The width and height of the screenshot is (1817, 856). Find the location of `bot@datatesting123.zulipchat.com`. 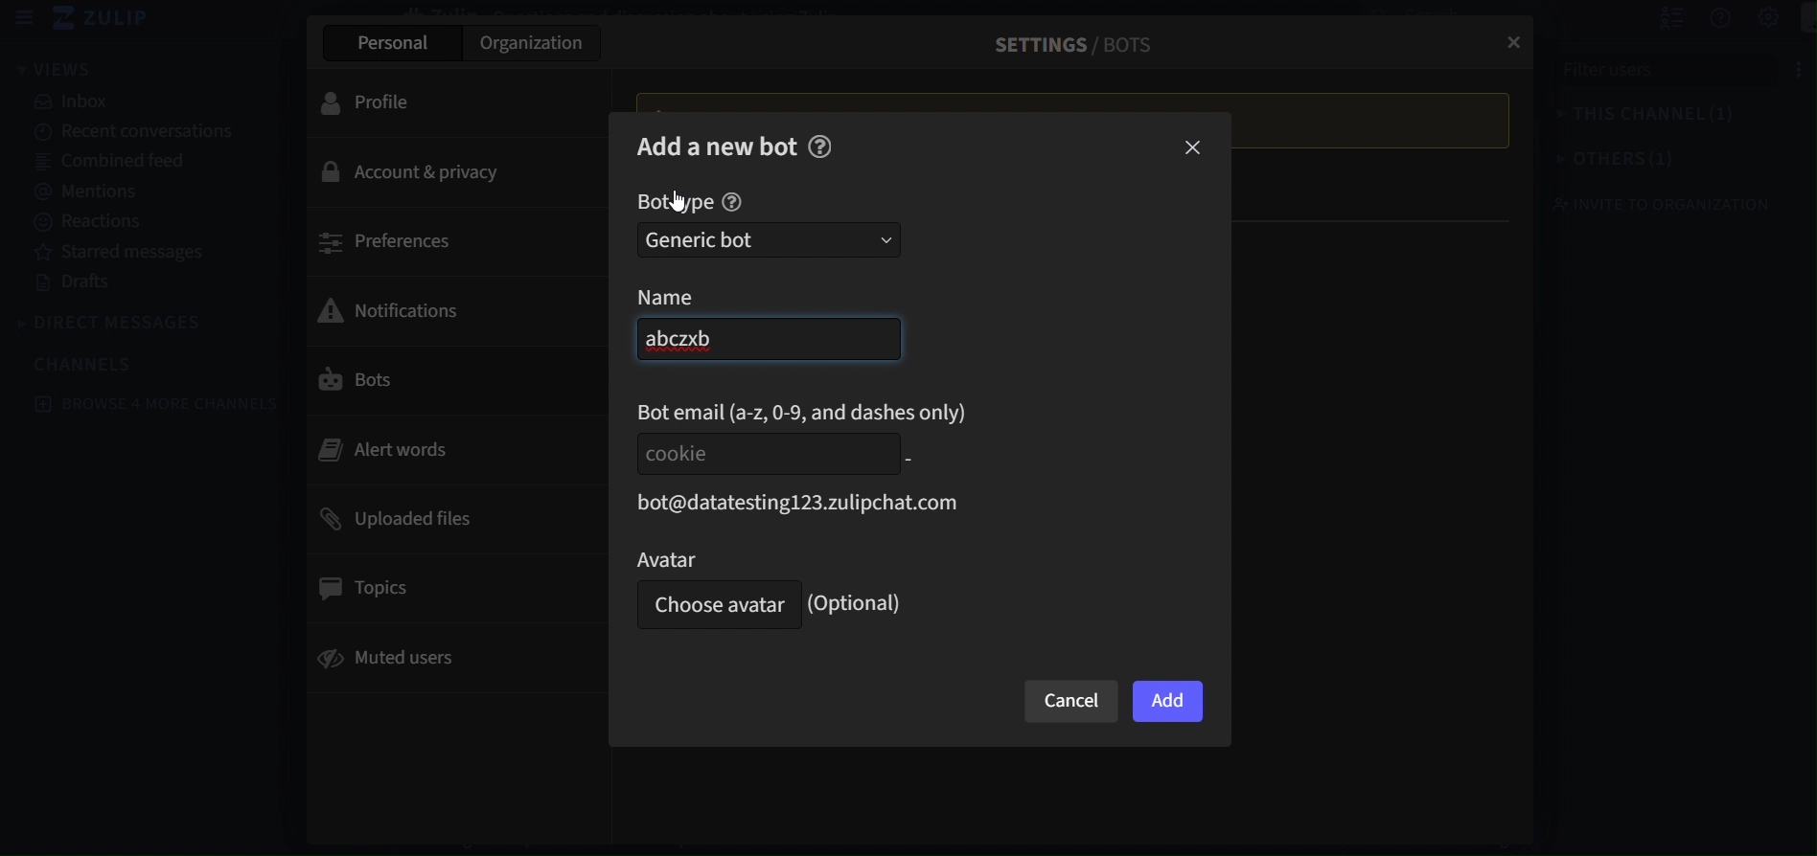

bot@datatesting123.zulipchat.com is located at coordinates (792, 504).